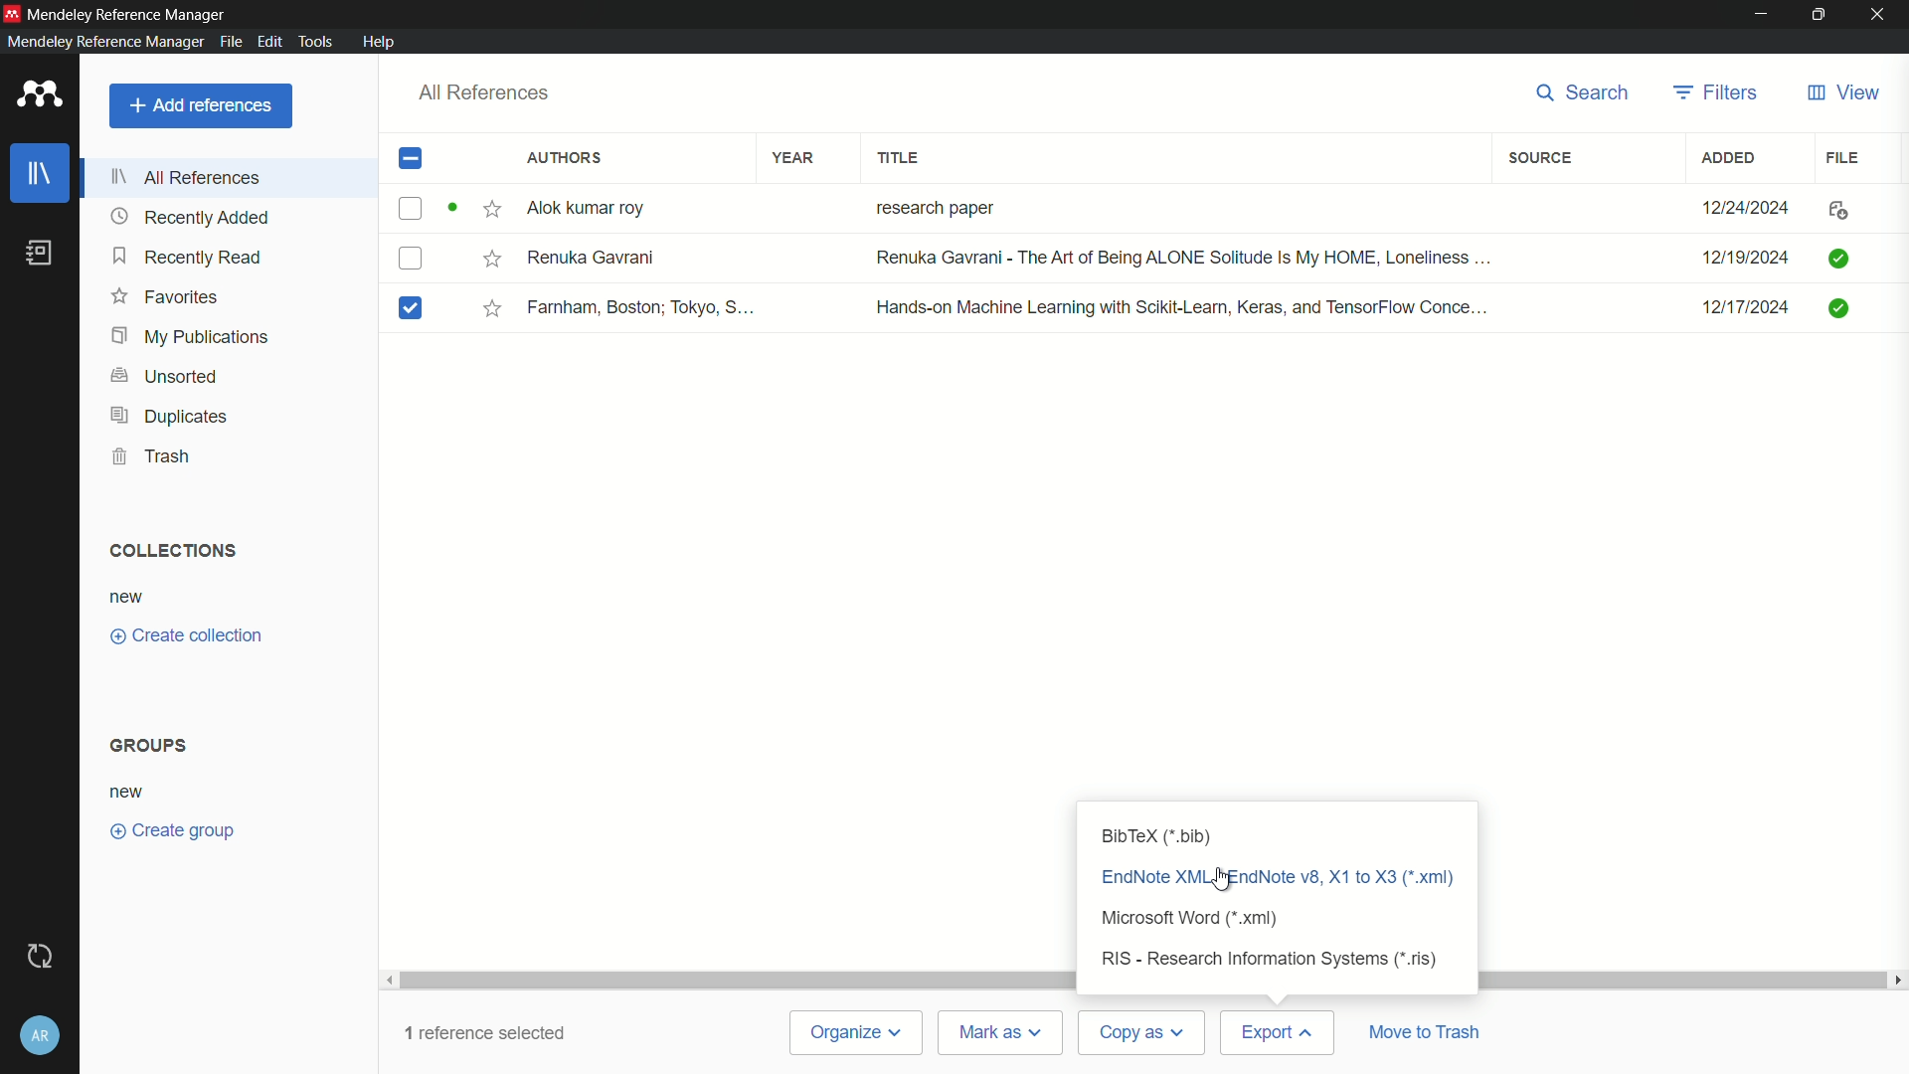 This screenshot has height=1074, width=1909. Describe the element at coordinates (1188, 918) in the screenshot. I see `microsoft word xml format` at that location.